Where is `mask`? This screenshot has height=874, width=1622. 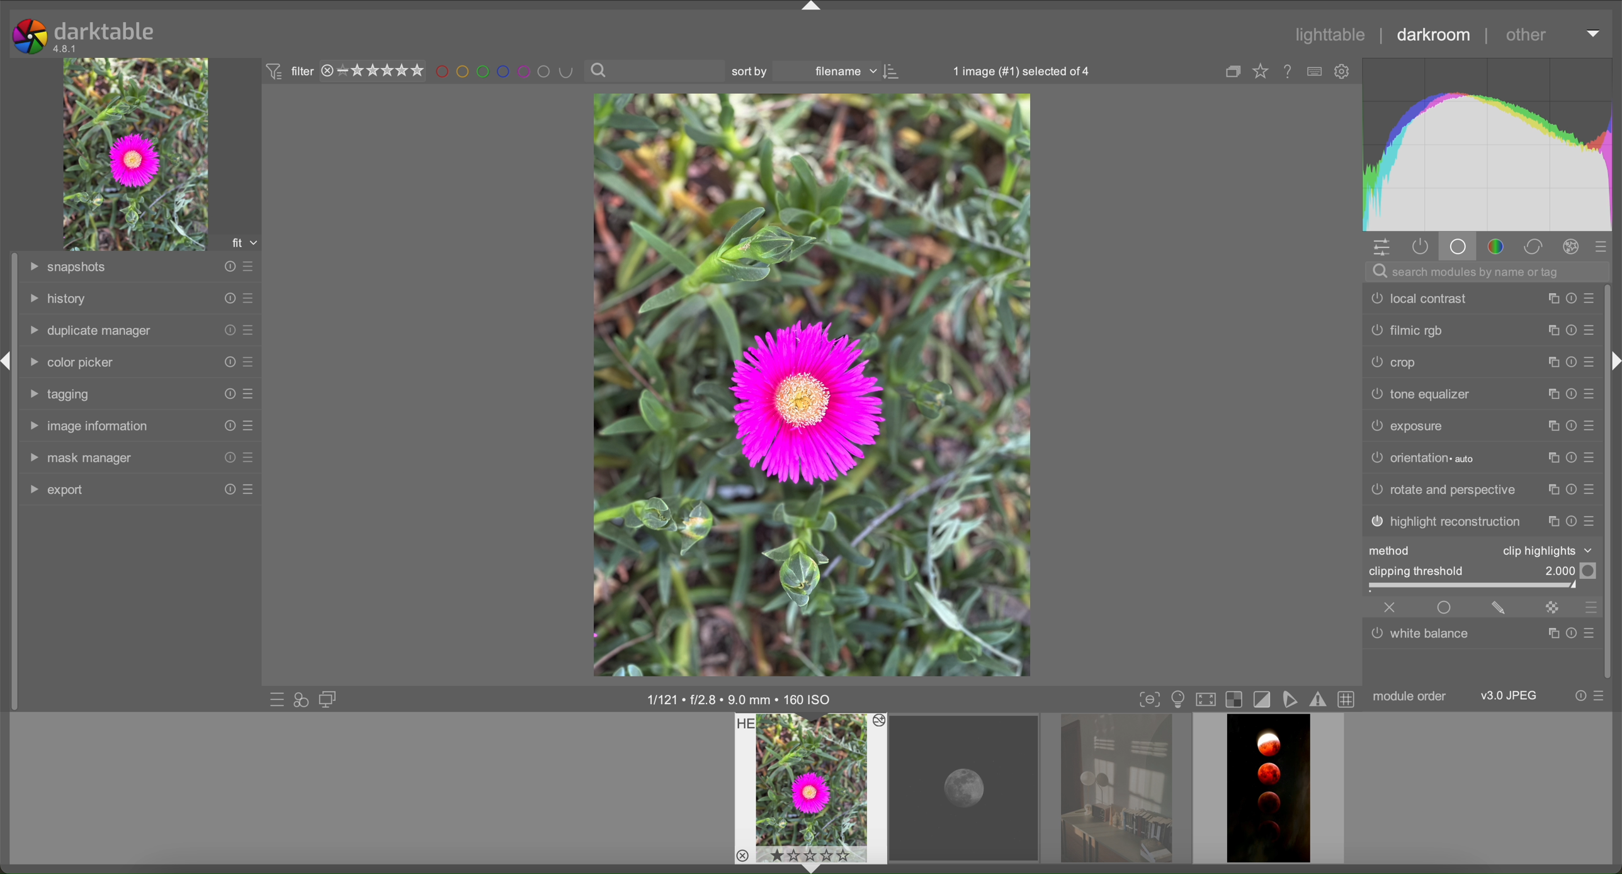 mask is located at coordinates (1551, 607).